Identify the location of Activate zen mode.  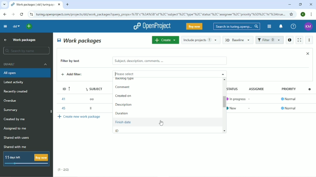
(299, 40).